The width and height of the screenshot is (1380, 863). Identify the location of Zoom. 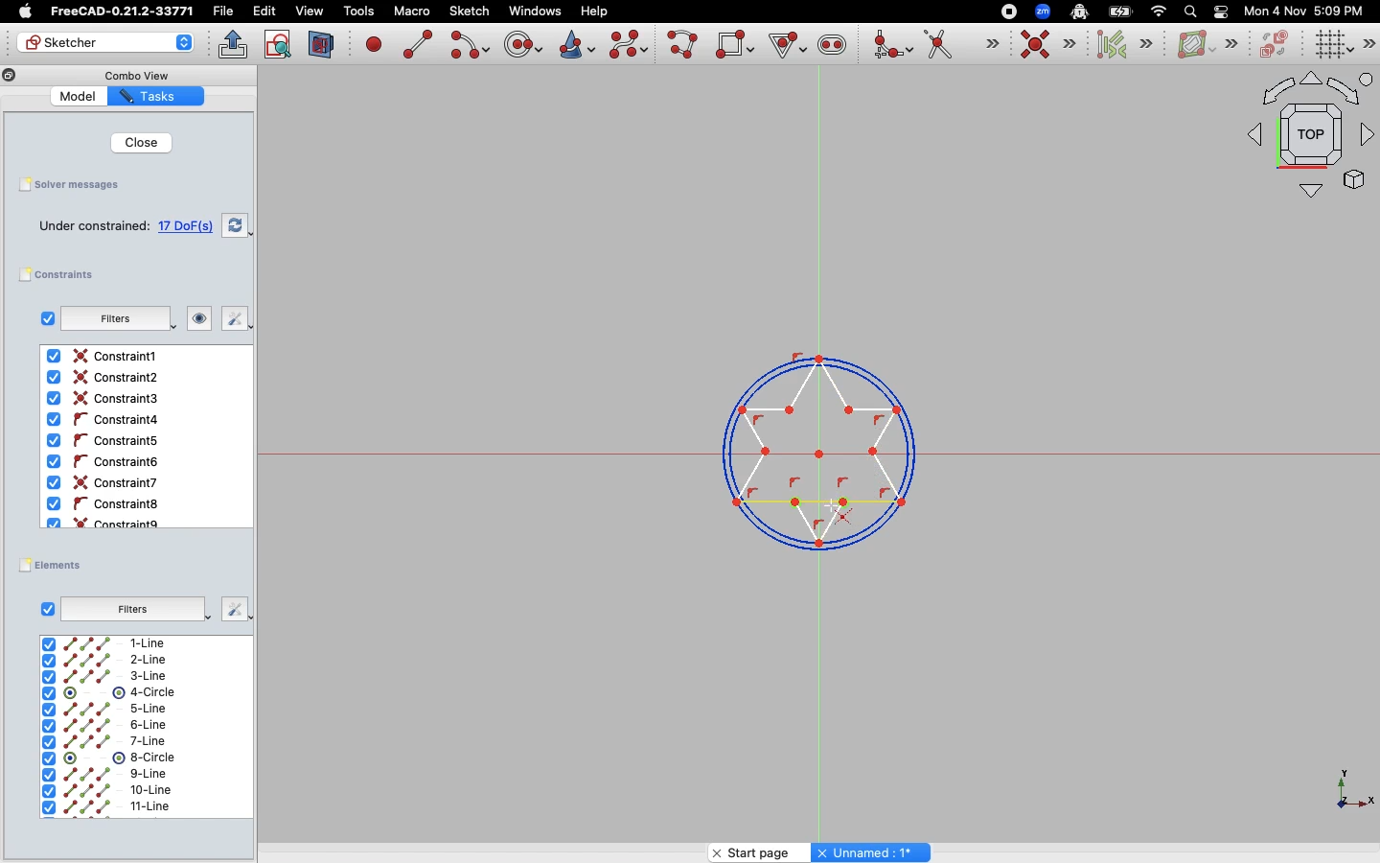
(1044, 12).